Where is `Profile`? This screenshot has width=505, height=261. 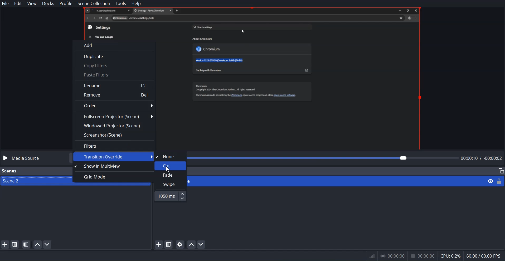 Profile is located at coordinates (66, 4).